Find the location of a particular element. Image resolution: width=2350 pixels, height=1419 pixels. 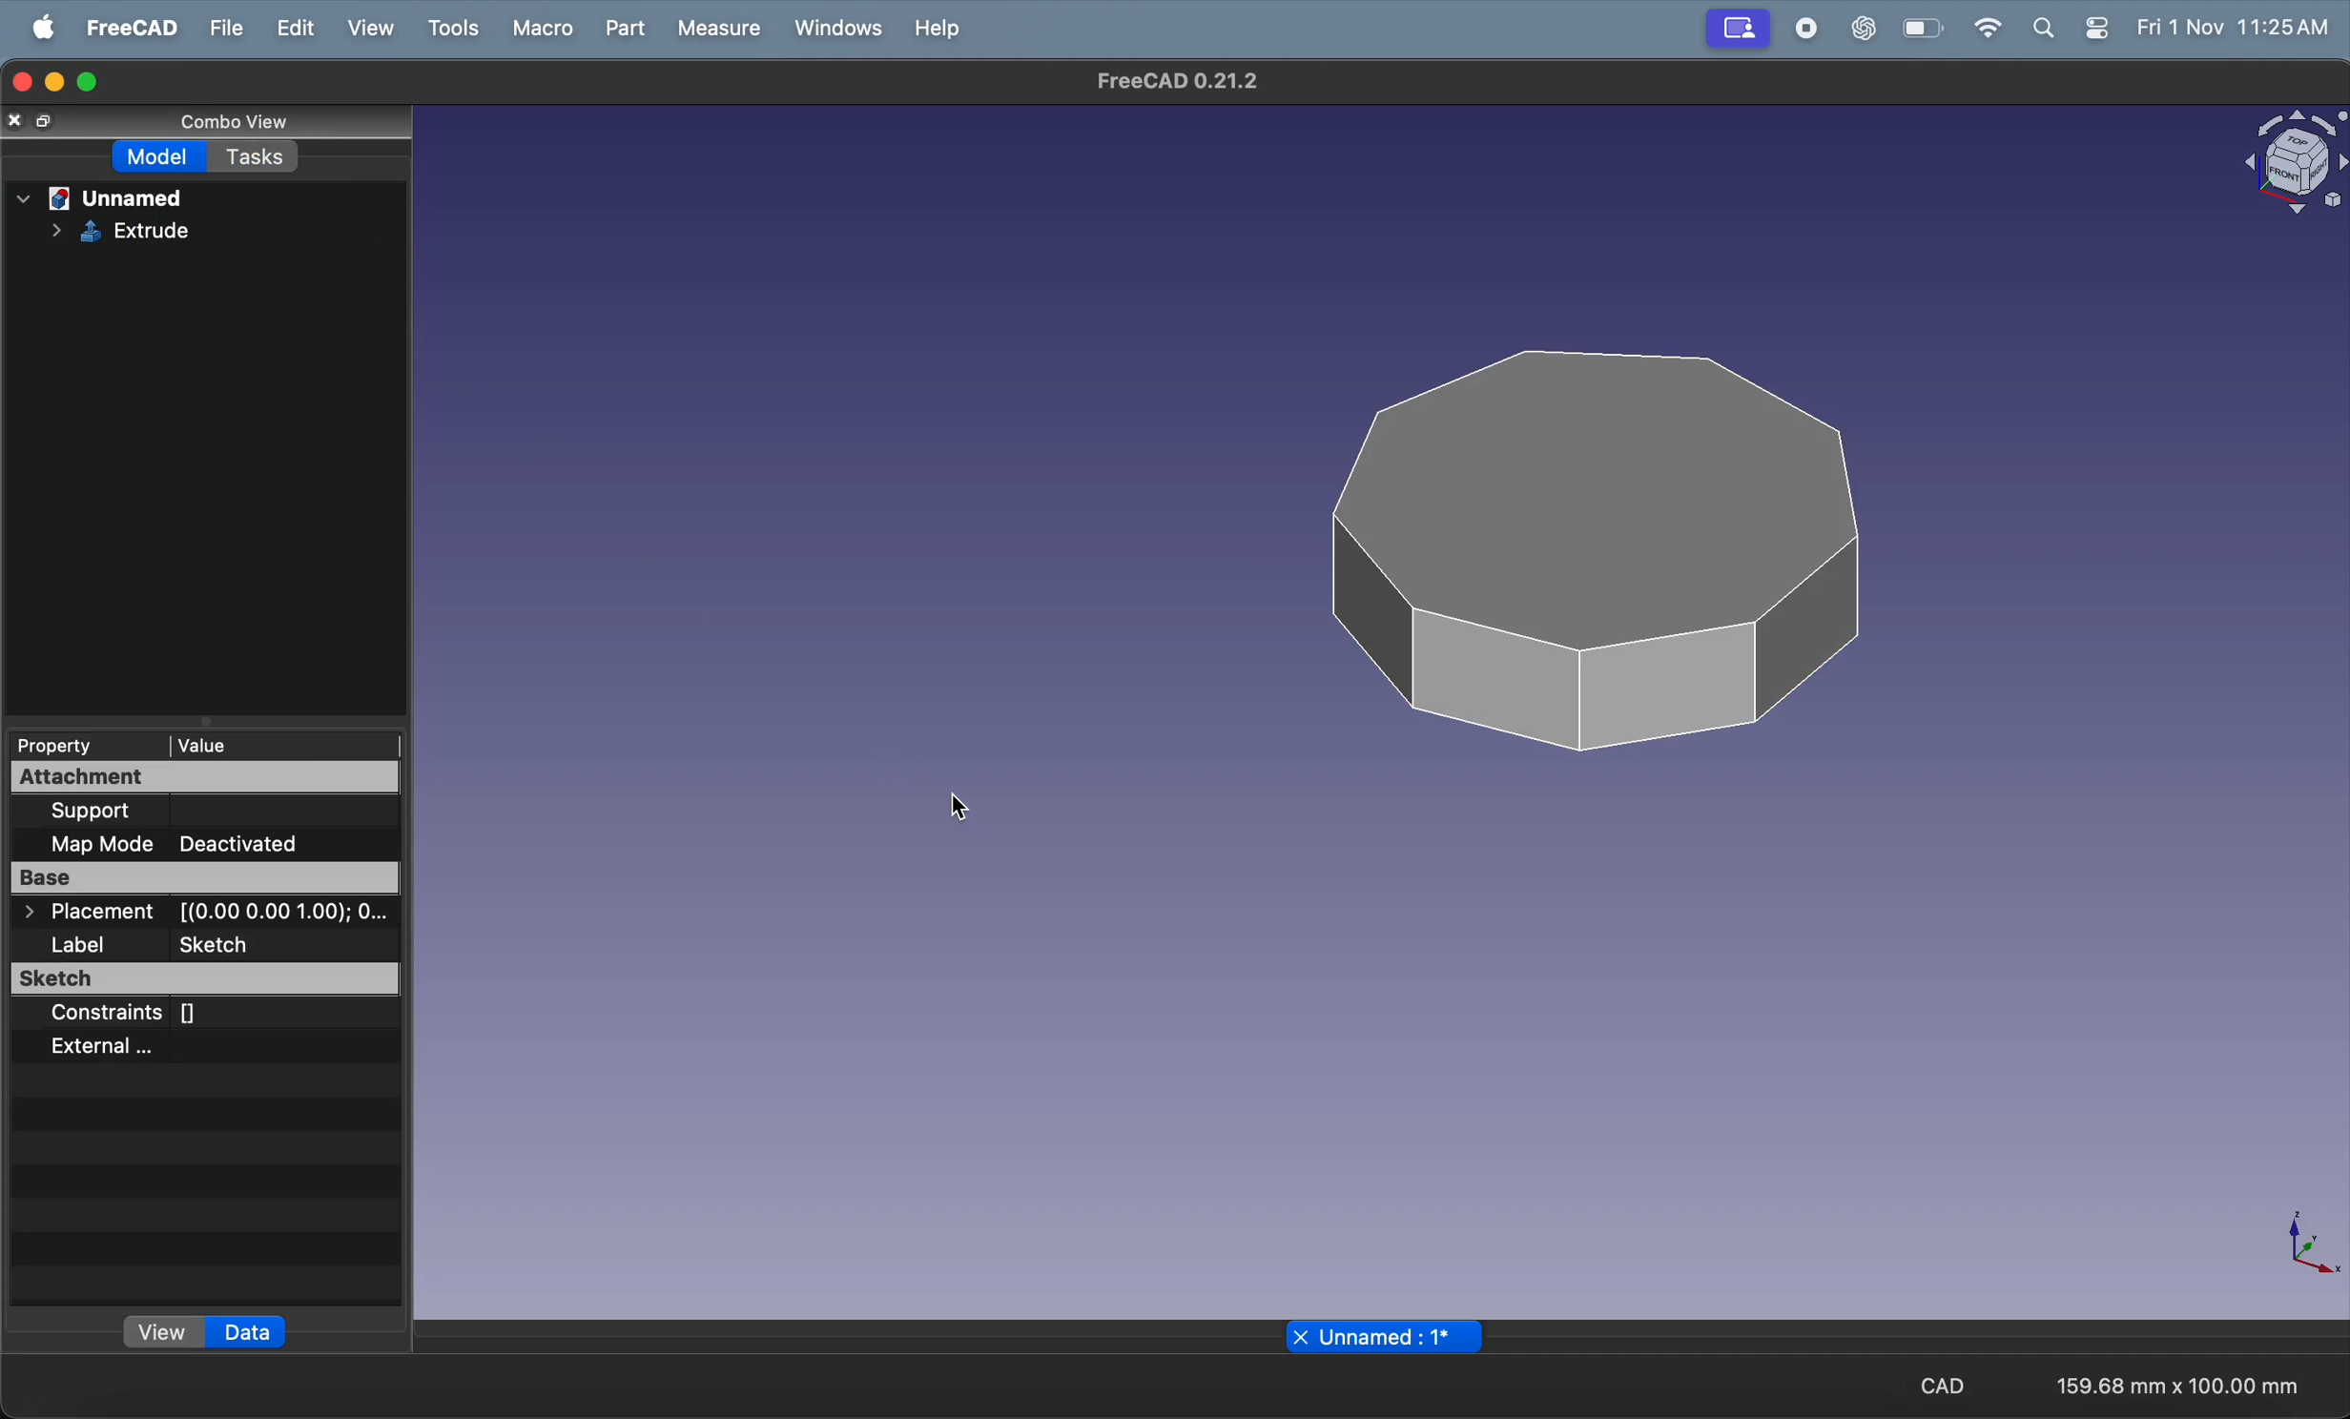

base is located at coordinates (209, 876).